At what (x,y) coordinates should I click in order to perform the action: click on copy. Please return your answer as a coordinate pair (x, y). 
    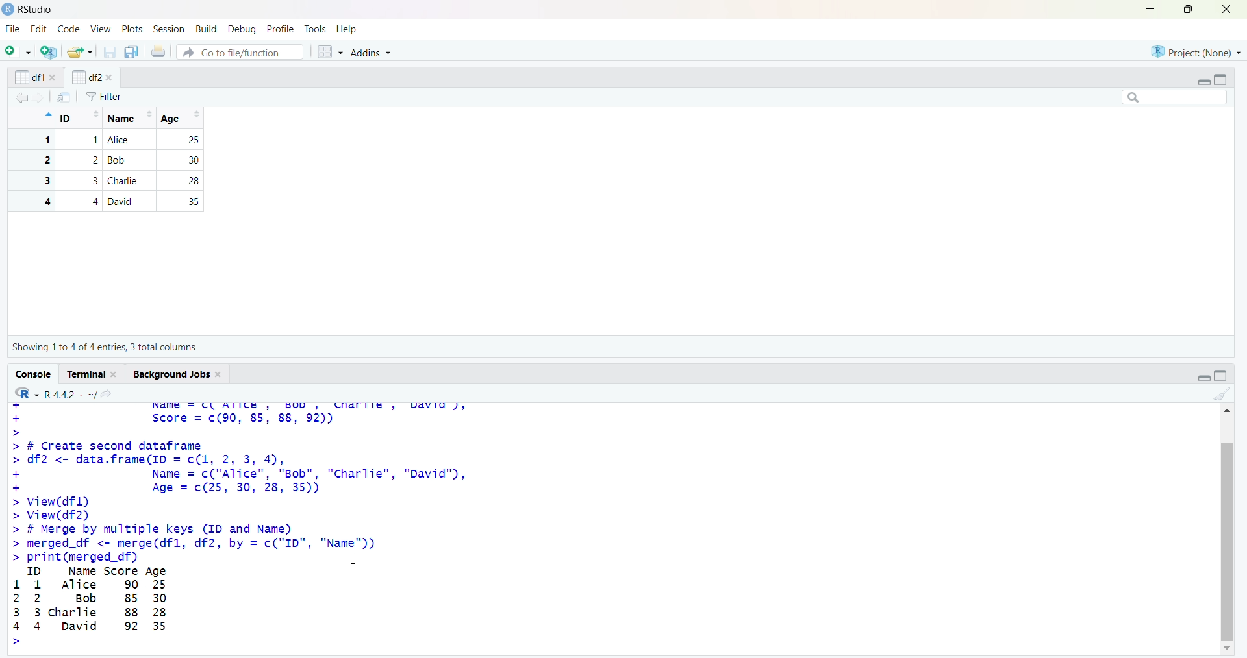
    Looking at the image, I should click on (131, 52).